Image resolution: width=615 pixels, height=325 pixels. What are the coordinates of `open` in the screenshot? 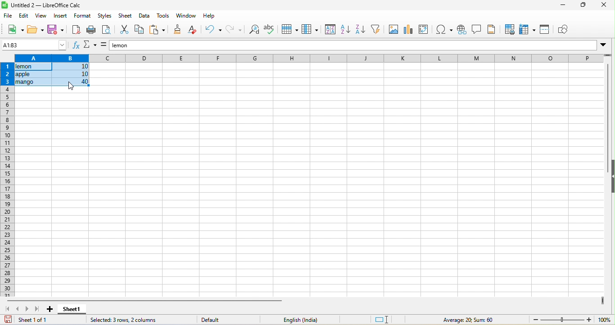 It's located at (35, 30).